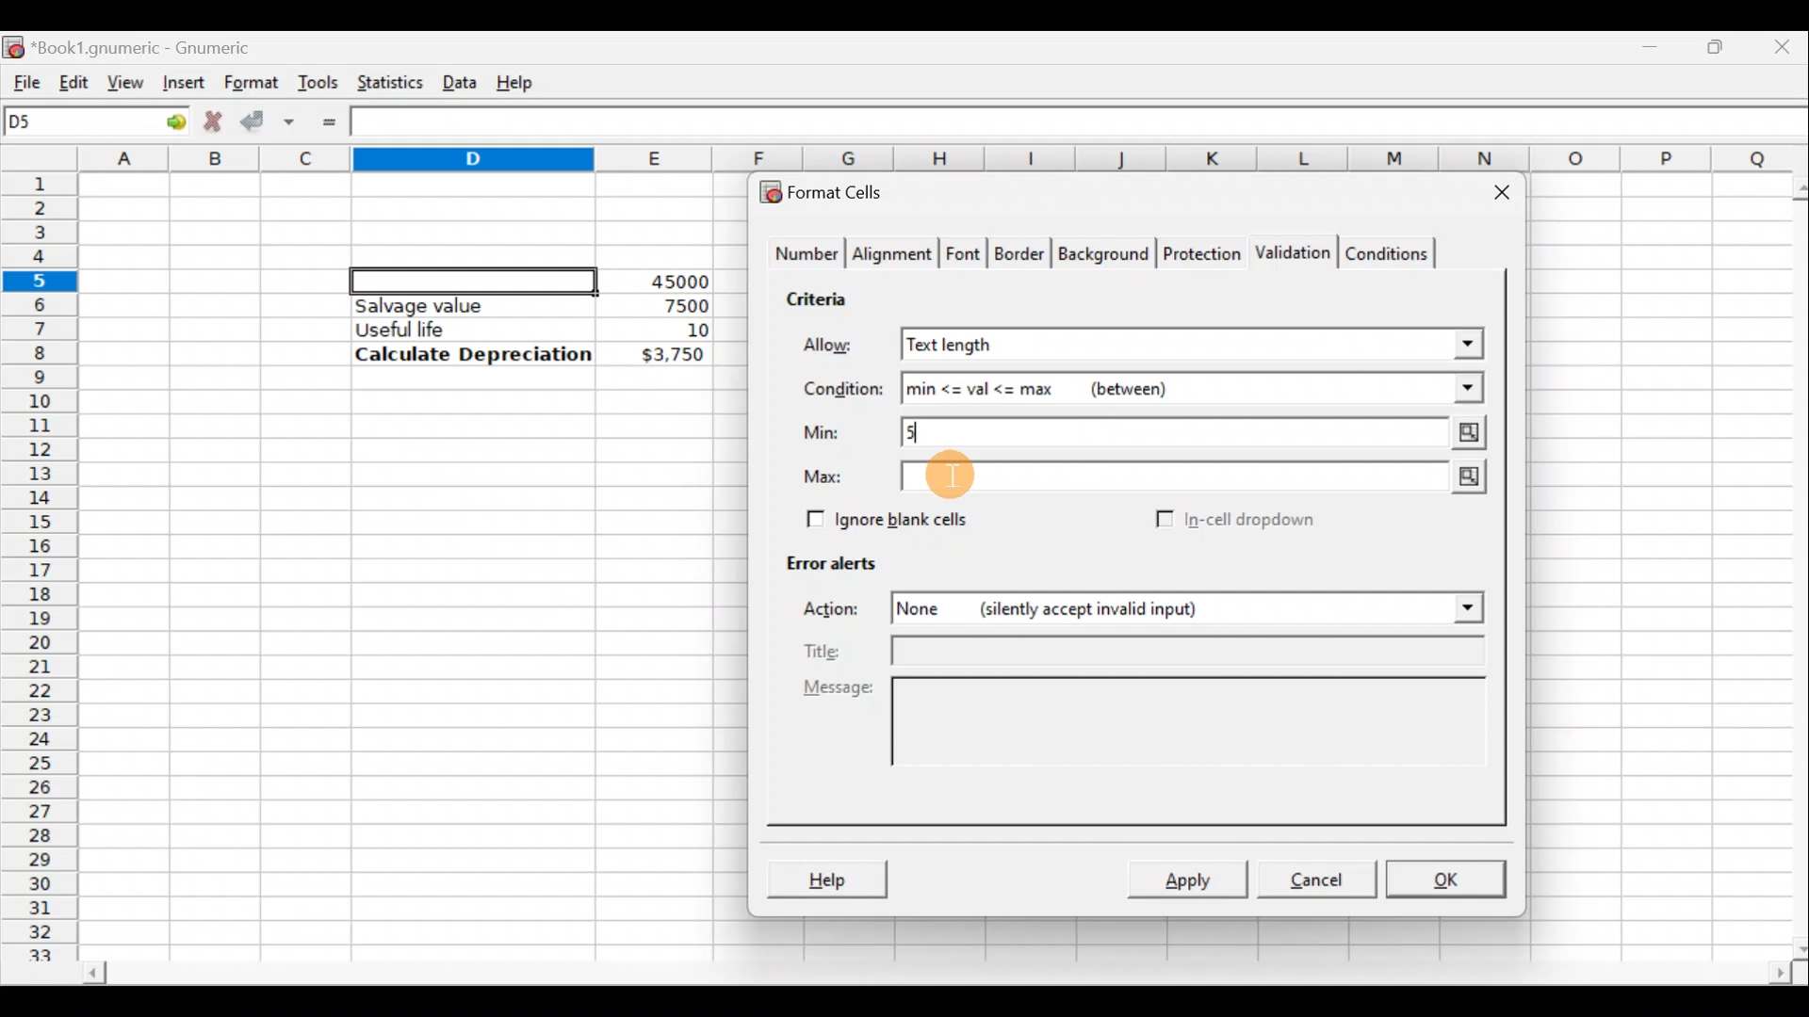 Image resolution: width=1809 pixels, height=1017 pixels. What do you see at coordinates (1149, 742) in the screenshot?
I see `Message` at bounding box center [1149, 742].